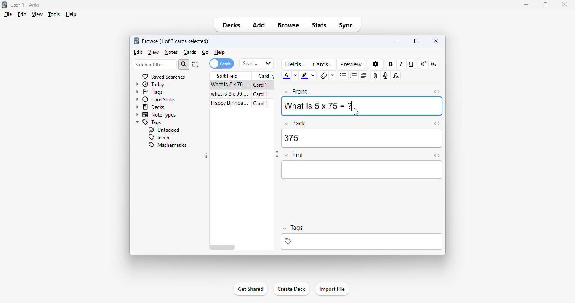  I want to click on import file, so click(332, 289).